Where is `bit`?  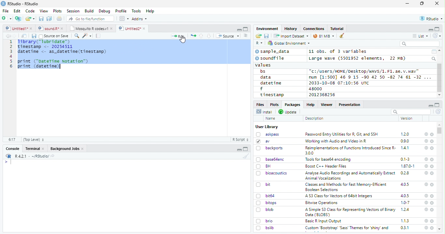 bit is located at coordinates (264, 185).